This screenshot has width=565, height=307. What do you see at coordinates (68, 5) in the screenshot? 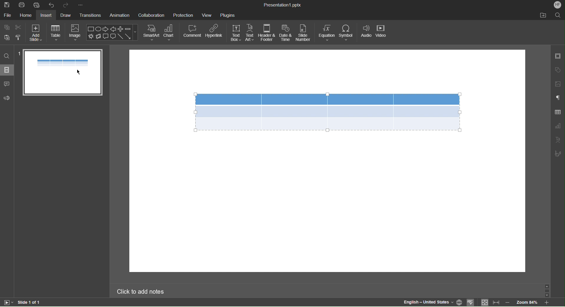
I see `Redo` at bounding box center [68, 5].